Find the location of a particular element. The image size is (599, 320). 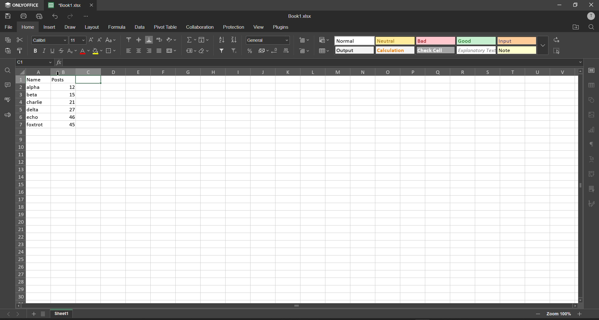

slicer settings is located at coordinates (593, 188).